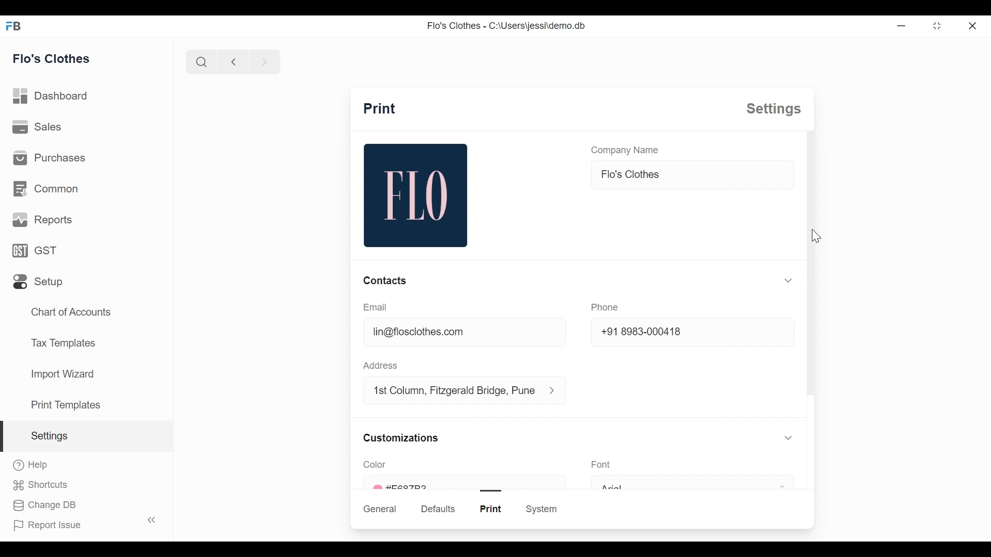  What do you see at coordinates (541, 509) in the screenshot?
I see `system` at bounding box center [541, 509].